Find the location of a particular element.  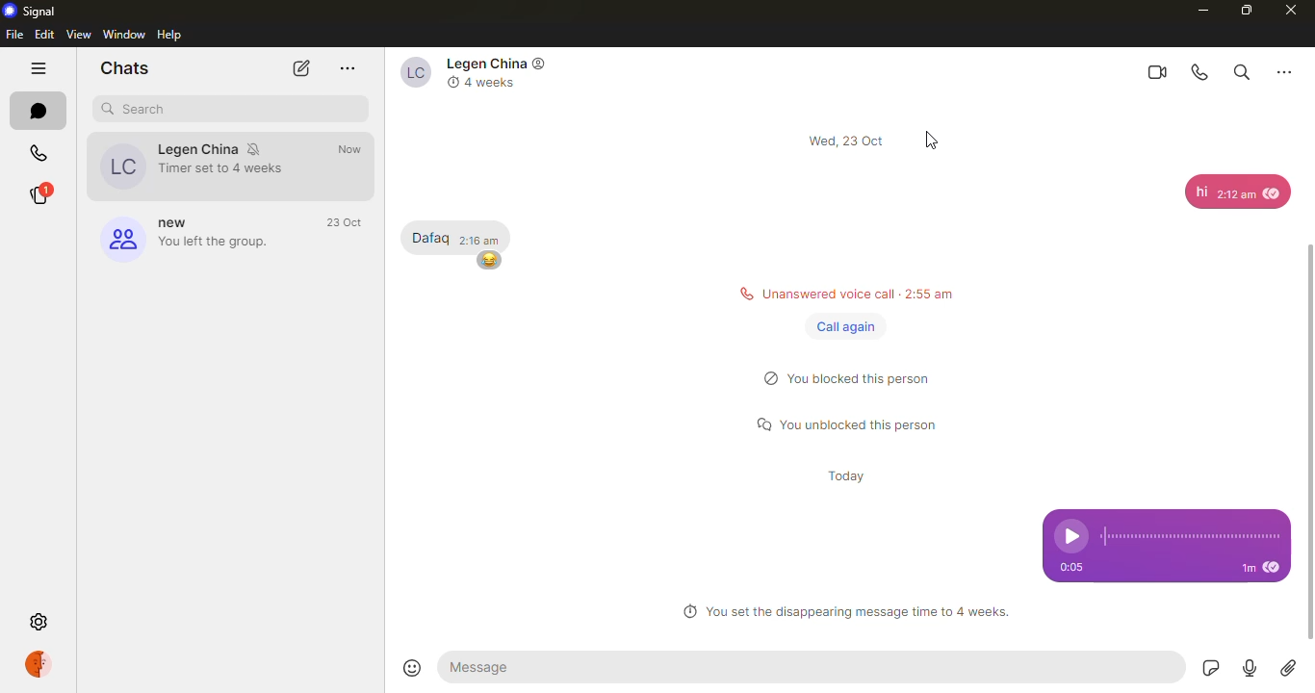

disappearing messages set for 4 weeks is located at coordinates (846, 610).